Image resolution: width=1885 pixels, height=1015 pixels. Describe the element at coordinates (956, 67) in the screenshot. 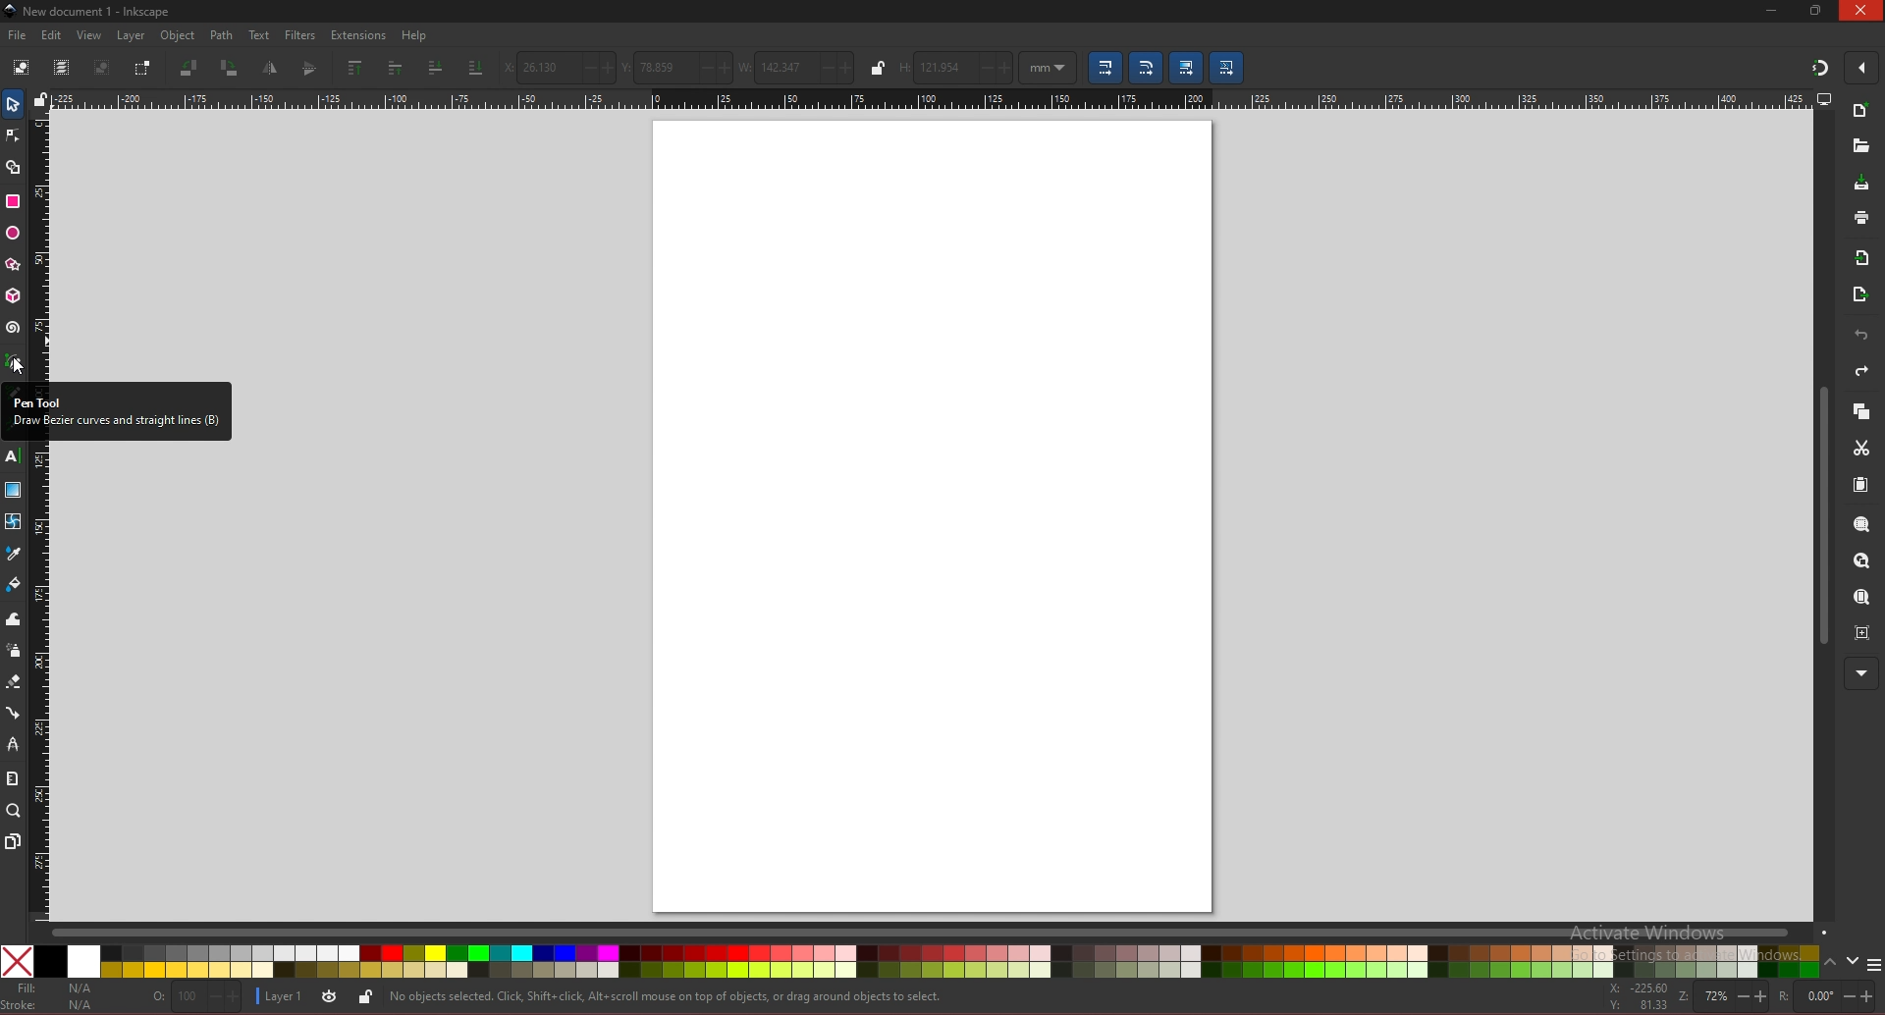

I see `height` at that location.